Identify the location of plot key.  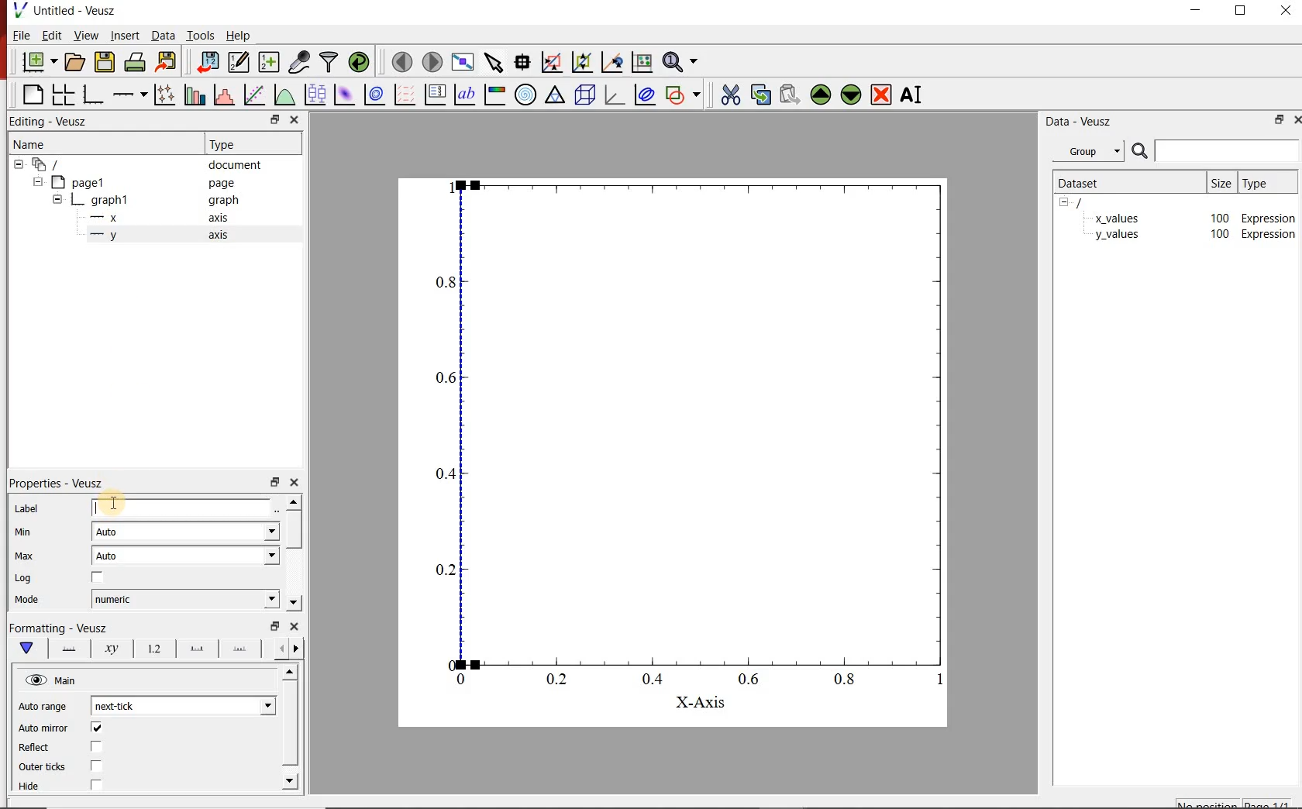
(436, 94).